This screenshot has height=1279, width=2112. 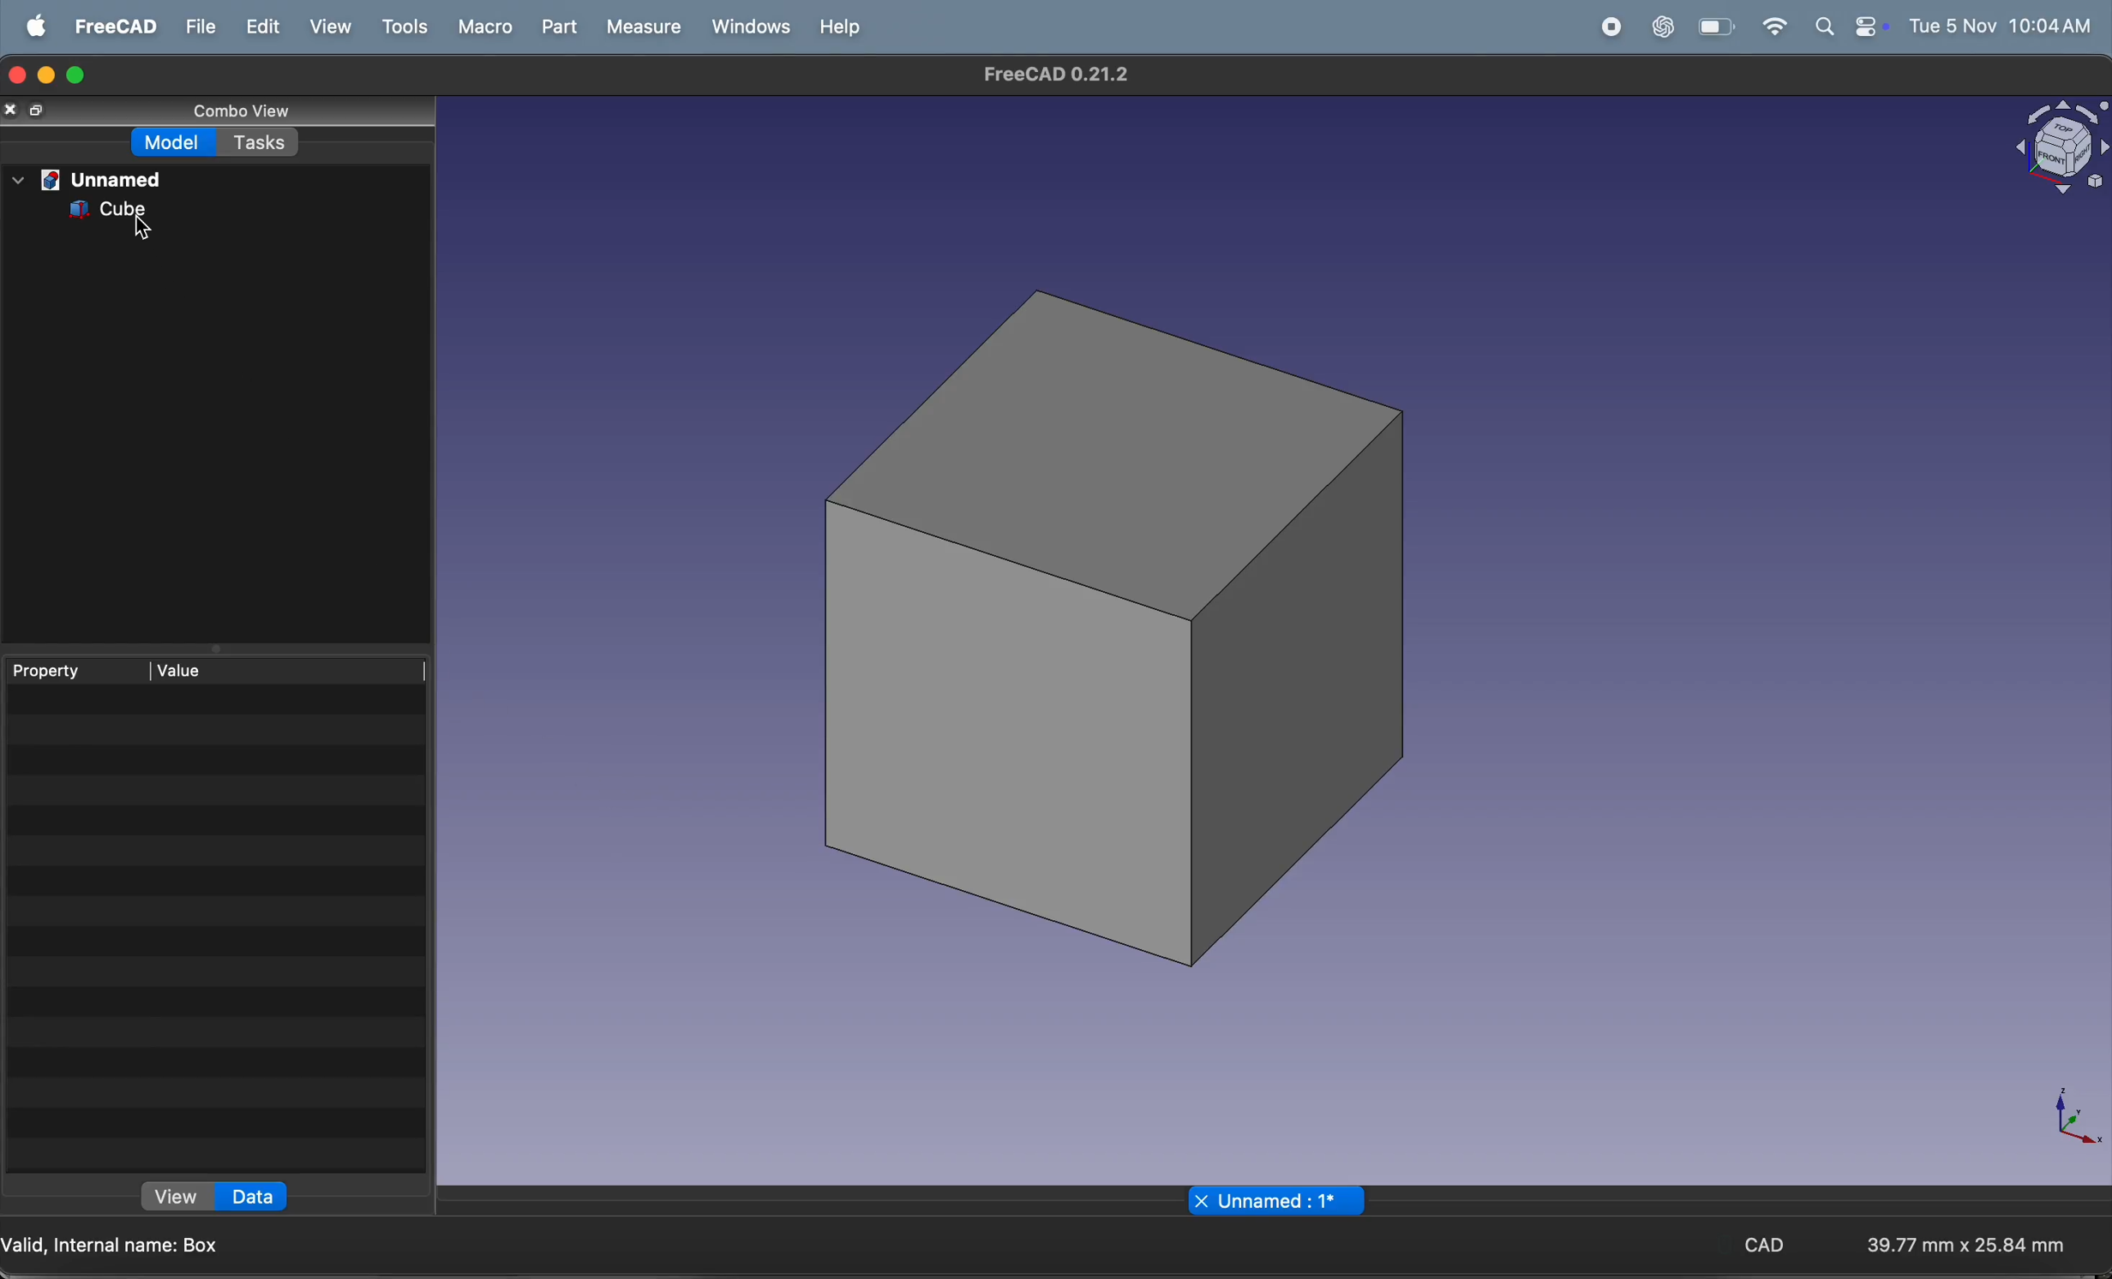 I want to click on view, so click(x=327, y=24).